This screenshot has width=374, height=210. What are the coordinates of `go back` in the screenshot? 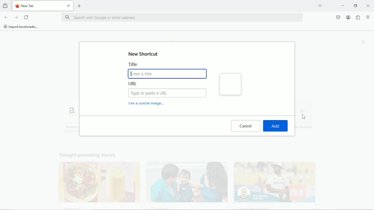 It's located at (6, 17).